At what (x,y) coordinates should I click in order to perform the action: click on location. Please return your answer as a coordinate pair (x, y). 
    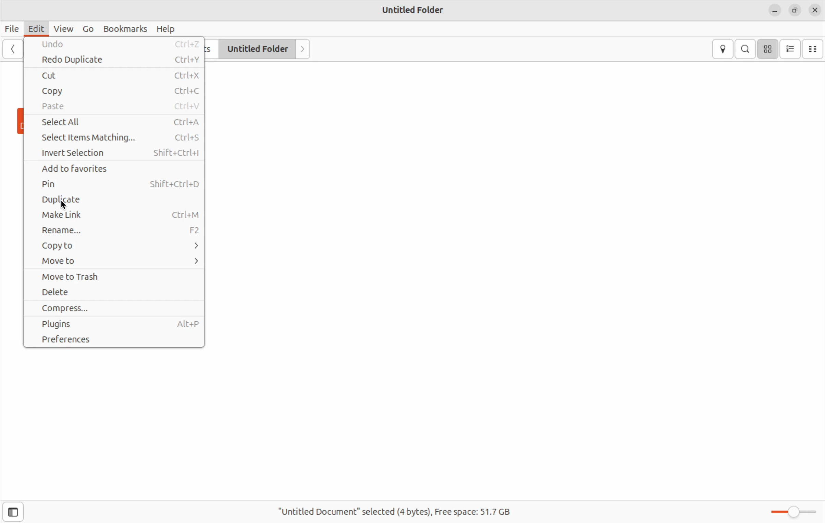
    Looking at the image, I should click on (723, 50).